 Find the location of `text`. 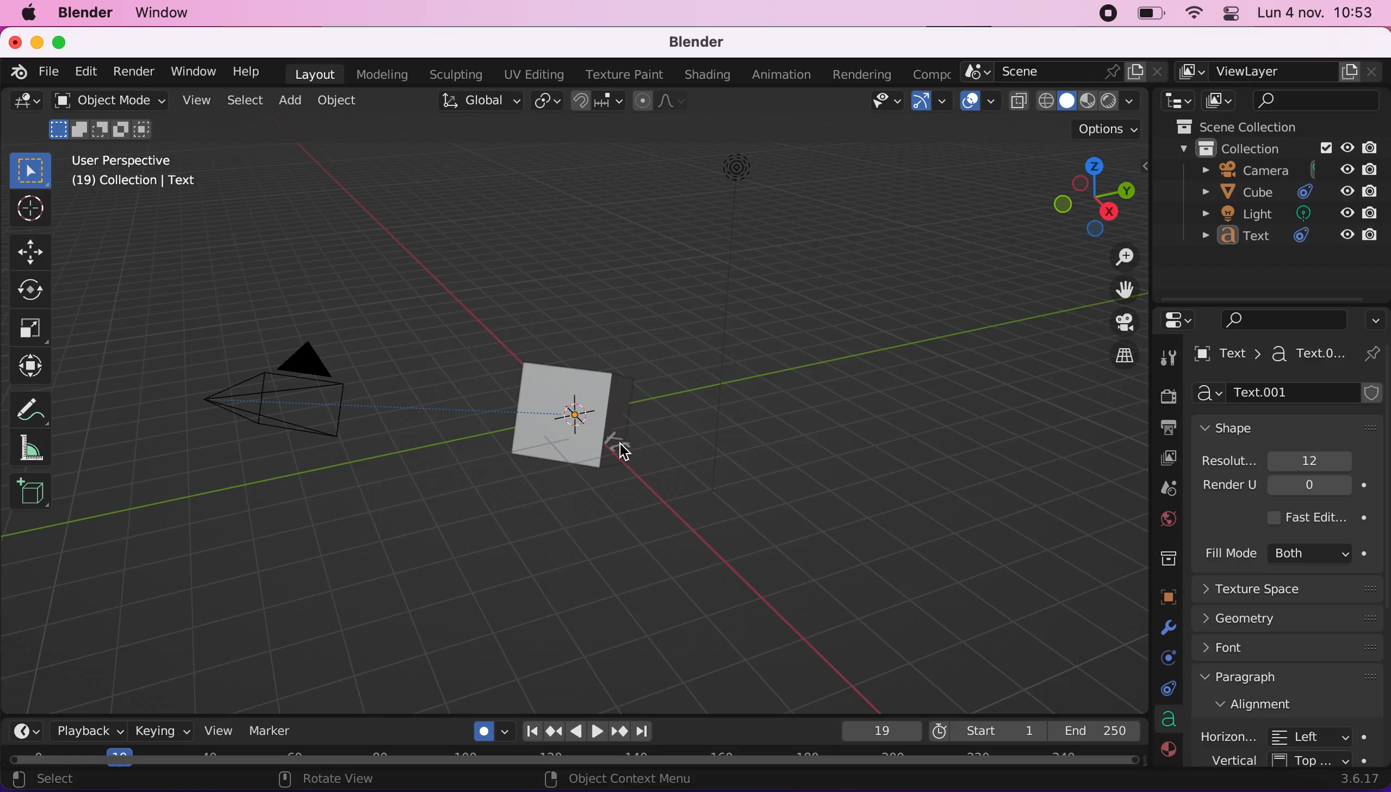

text is located at coordinates (1288, 238).